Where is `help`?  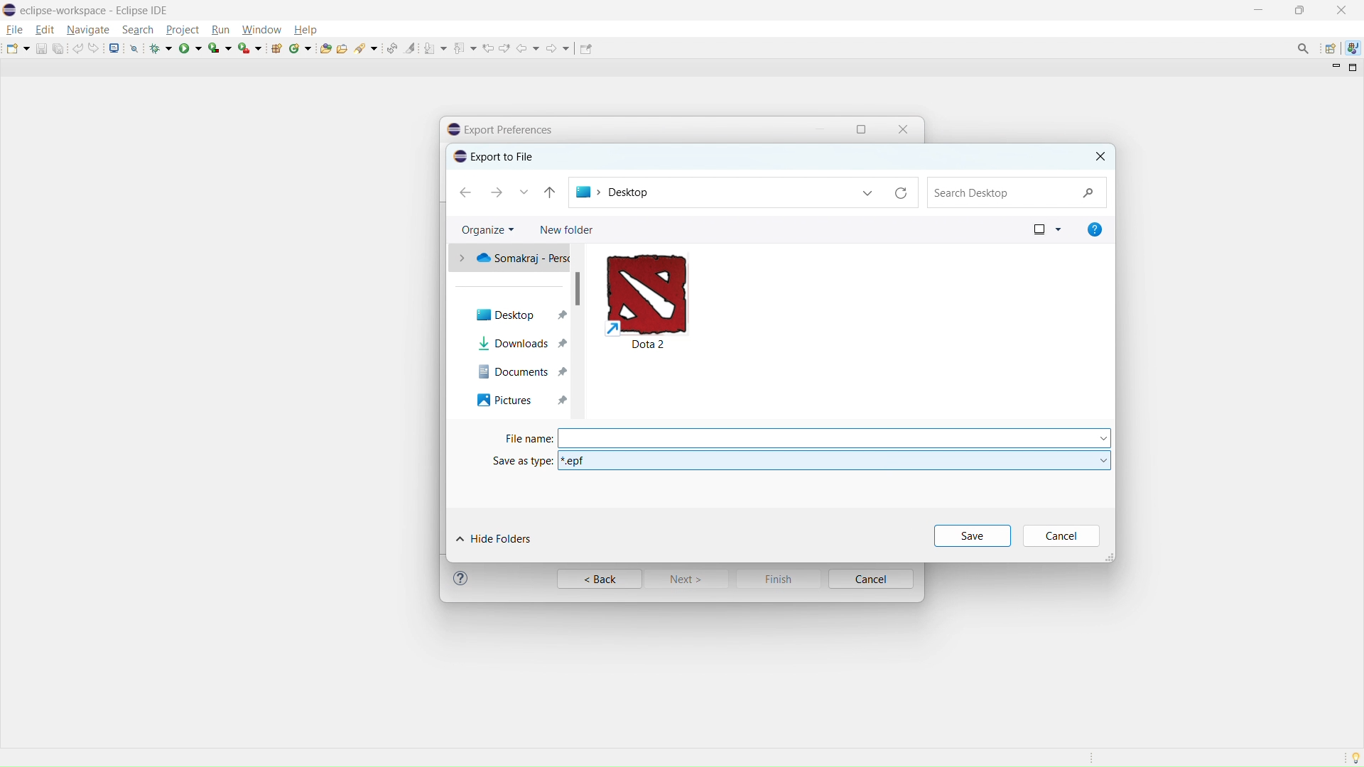
help is located at coordinates (305, 29).